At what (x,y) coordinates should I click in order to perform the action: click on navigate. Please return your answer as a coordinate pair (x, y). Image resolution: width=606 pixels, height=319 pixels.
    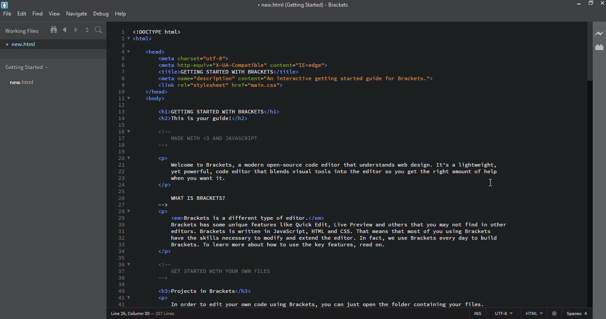
    Looking at the image, I should click on (76, 12).